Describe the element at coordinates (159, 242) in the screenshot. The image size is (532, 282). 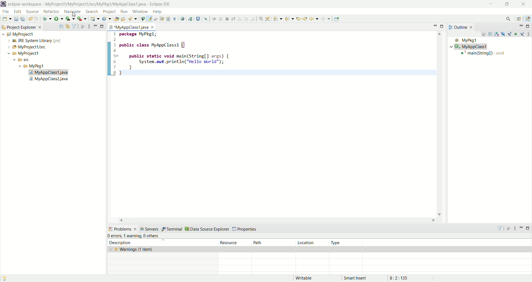
I see `description` at that location.